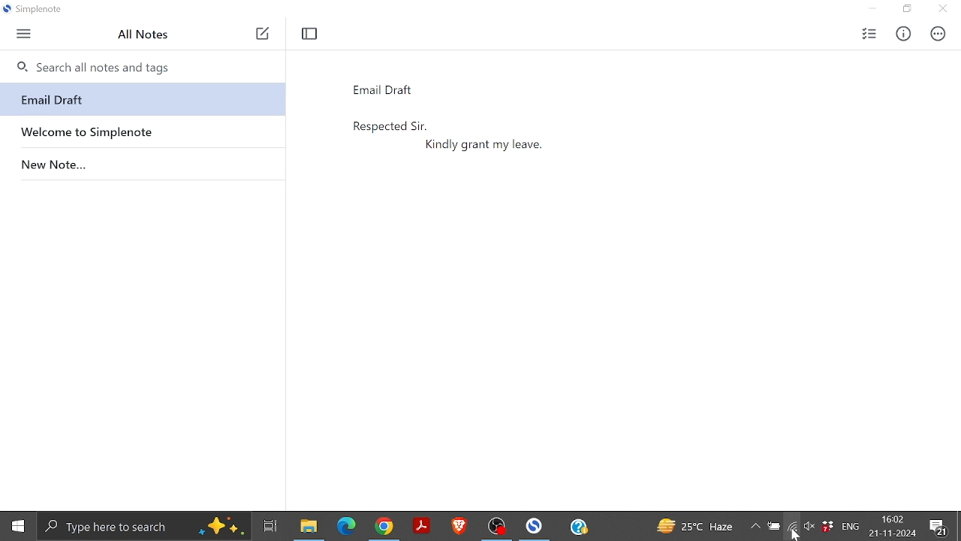 The image size is (961, 541). Describe the element at coordinates (536, 525) in the screenshot. I see `Simplenote` at that location.